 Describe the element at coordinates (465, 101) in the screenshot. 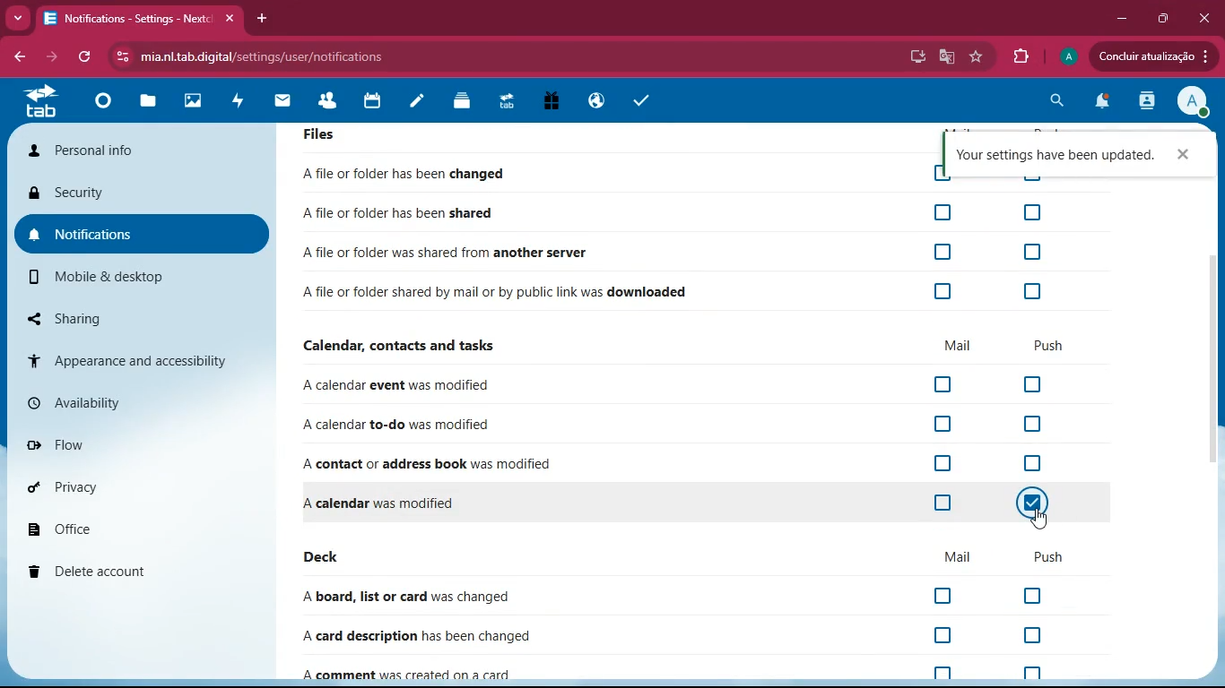

I see `layers` at that location.